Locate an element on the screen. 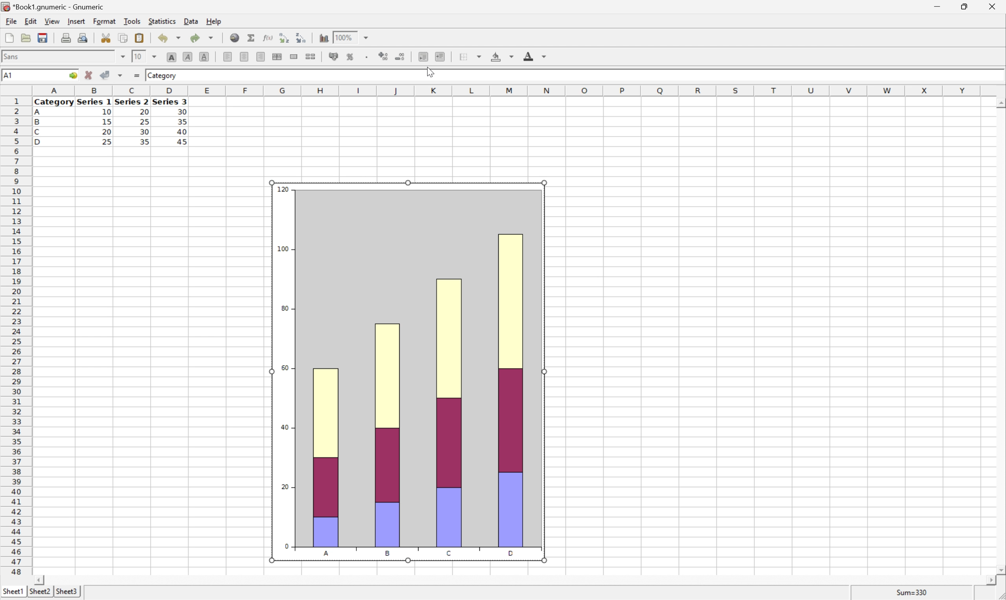  Cut selection is located at coordinates (107, 38).